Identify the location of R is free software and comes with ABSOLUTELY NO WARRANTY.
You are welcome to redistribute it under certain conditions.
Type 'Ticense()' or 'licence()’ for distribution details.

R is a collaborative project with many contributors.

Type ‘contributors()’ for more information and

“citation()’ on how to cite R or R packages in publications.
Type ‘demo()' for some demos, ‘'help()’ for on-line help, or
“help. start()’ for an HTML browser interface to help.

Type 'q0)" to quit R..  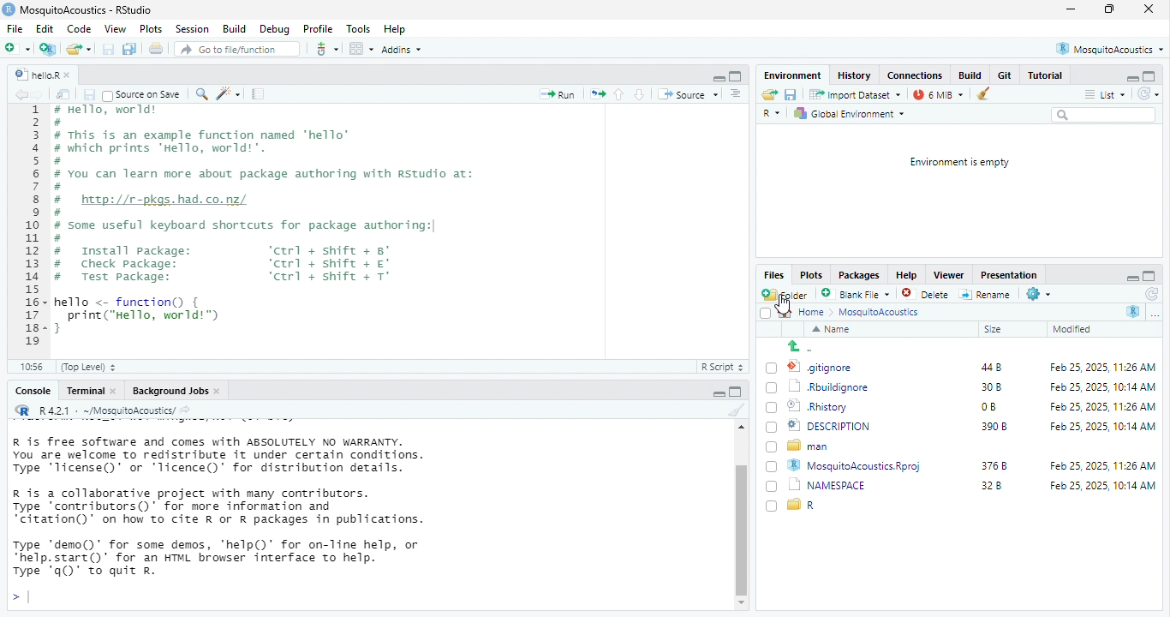
(251, 501).